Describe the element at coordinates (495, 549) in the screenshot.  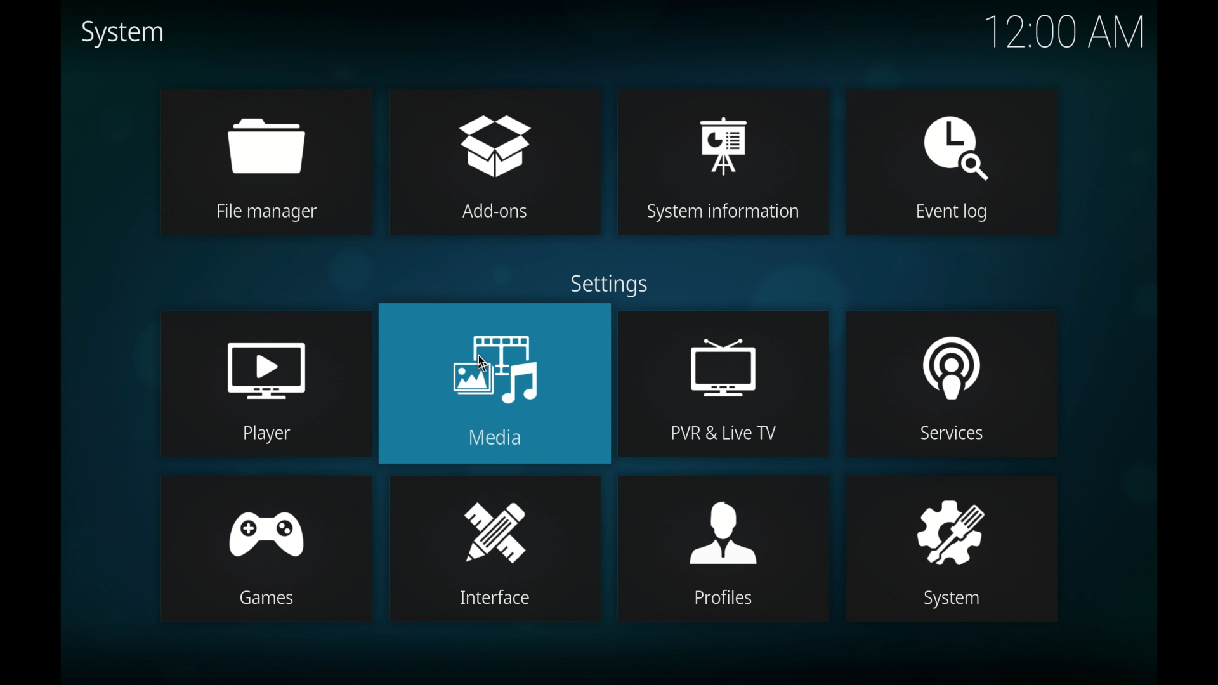
I see `interface` at that location.